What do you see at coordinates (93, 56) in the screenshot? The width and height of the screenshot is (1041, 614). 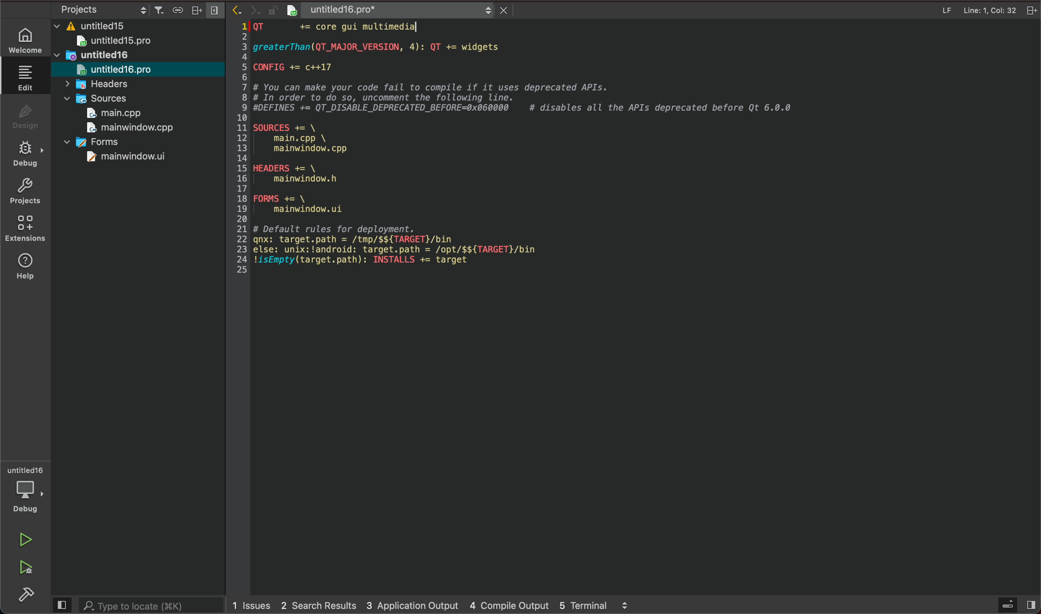 I see `untitled16` at bounding box center [93, 56].